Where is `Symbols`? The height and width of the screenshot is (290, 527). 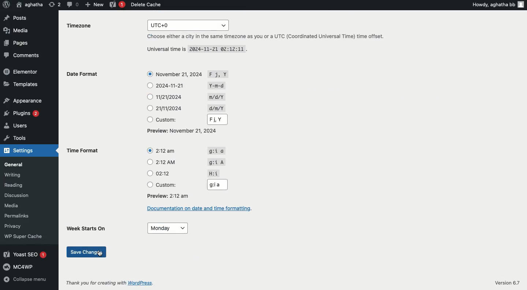 Symbols is located at coordinates (217, 168).